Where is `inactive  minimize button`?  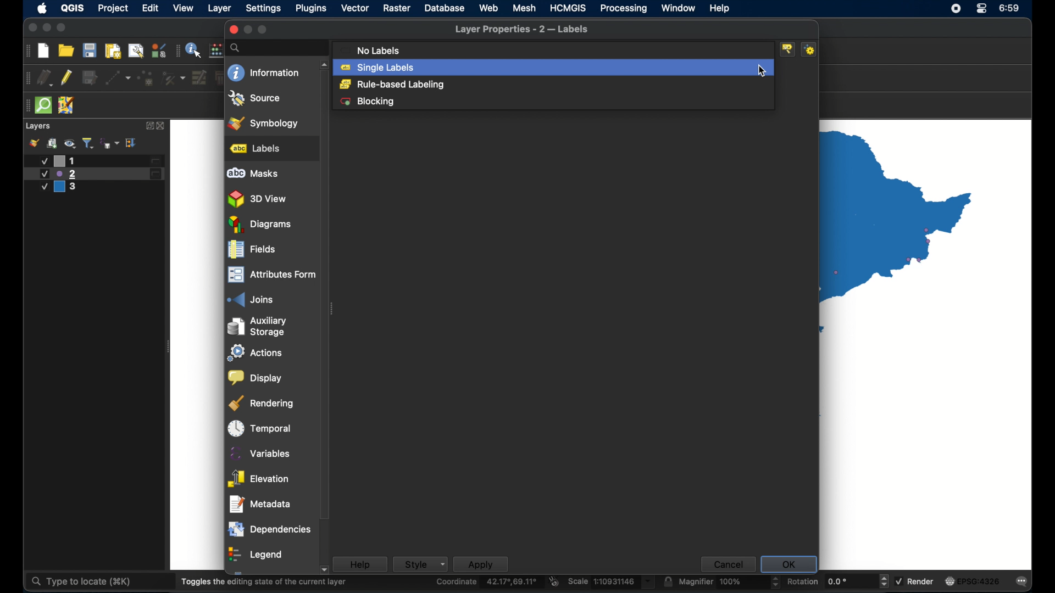 inactive  minimize button is located at coordinates (248, 30).